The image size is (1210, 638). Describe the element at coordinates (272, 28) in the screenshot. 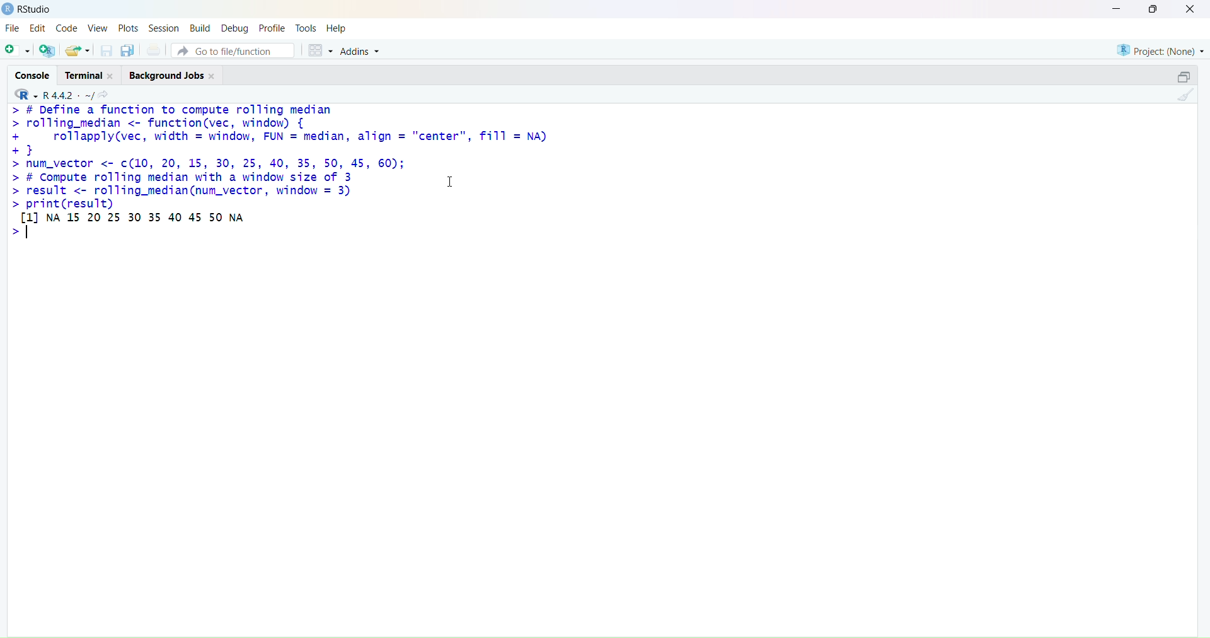

I see `profile` at that location.